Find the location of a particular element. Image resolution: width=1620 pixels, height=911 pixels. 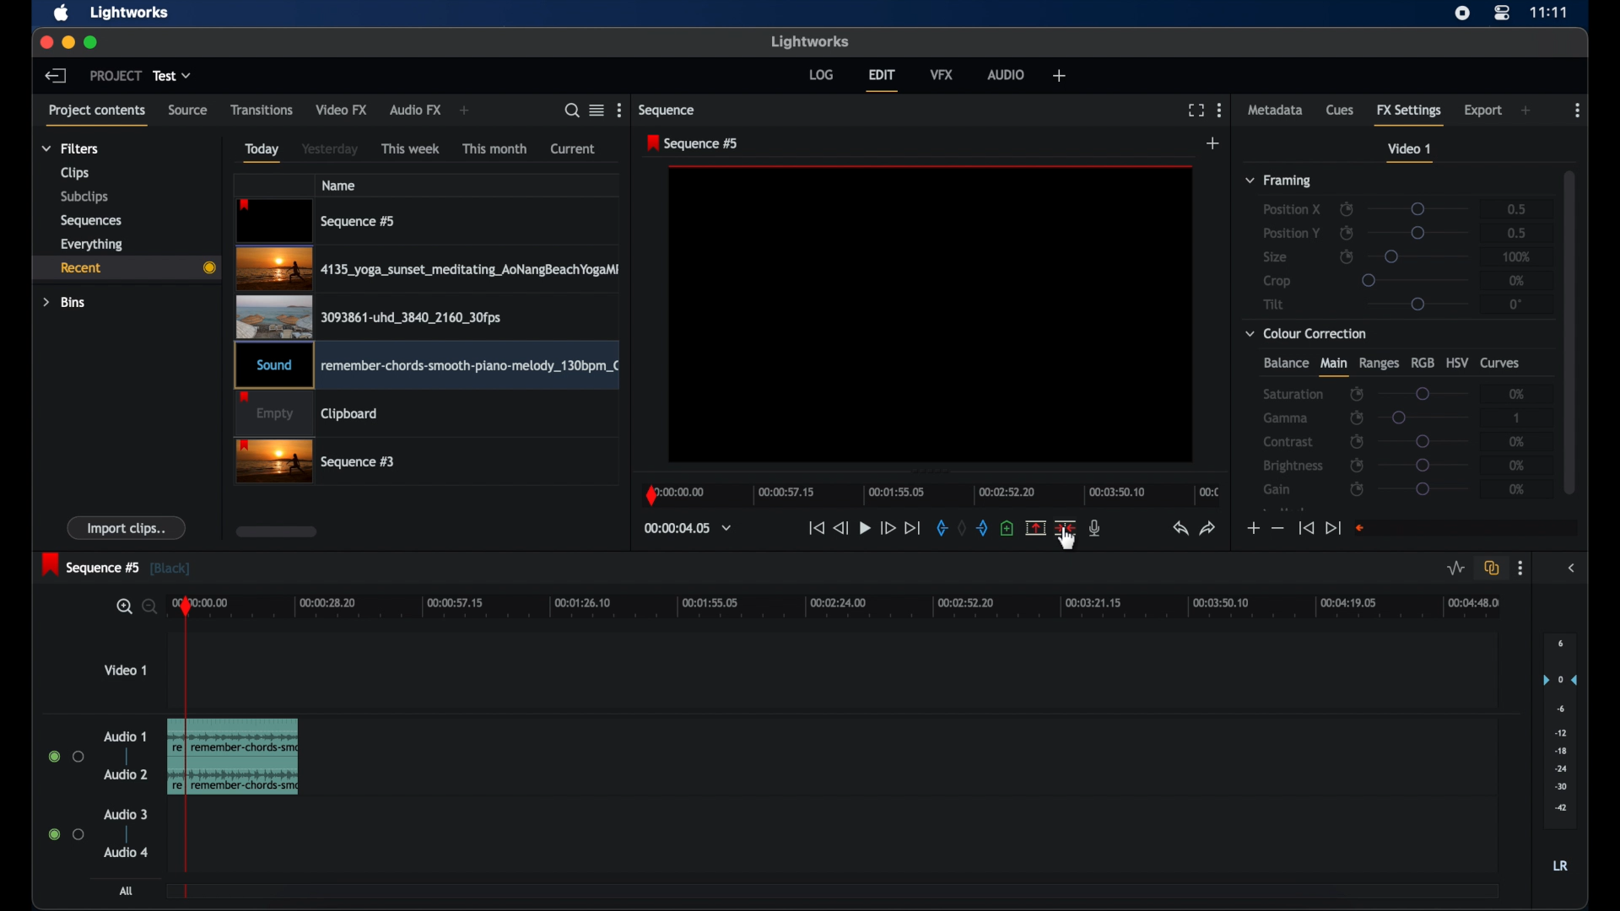

pause  is located at coordinates (864, 529).